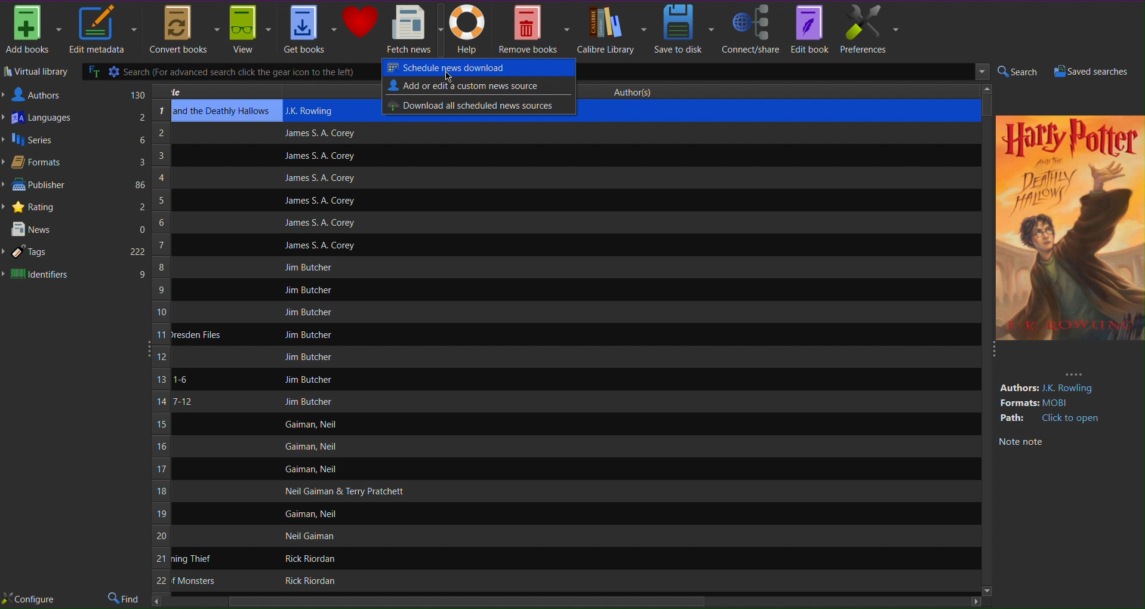  I want to click on close collapse, so click(992, 353).